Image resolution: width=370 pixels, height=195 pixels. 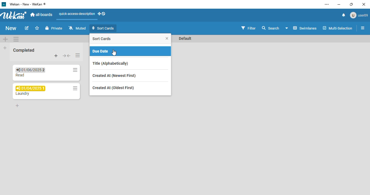 I want to click on add card to top of list, so click(x=56, y=56).